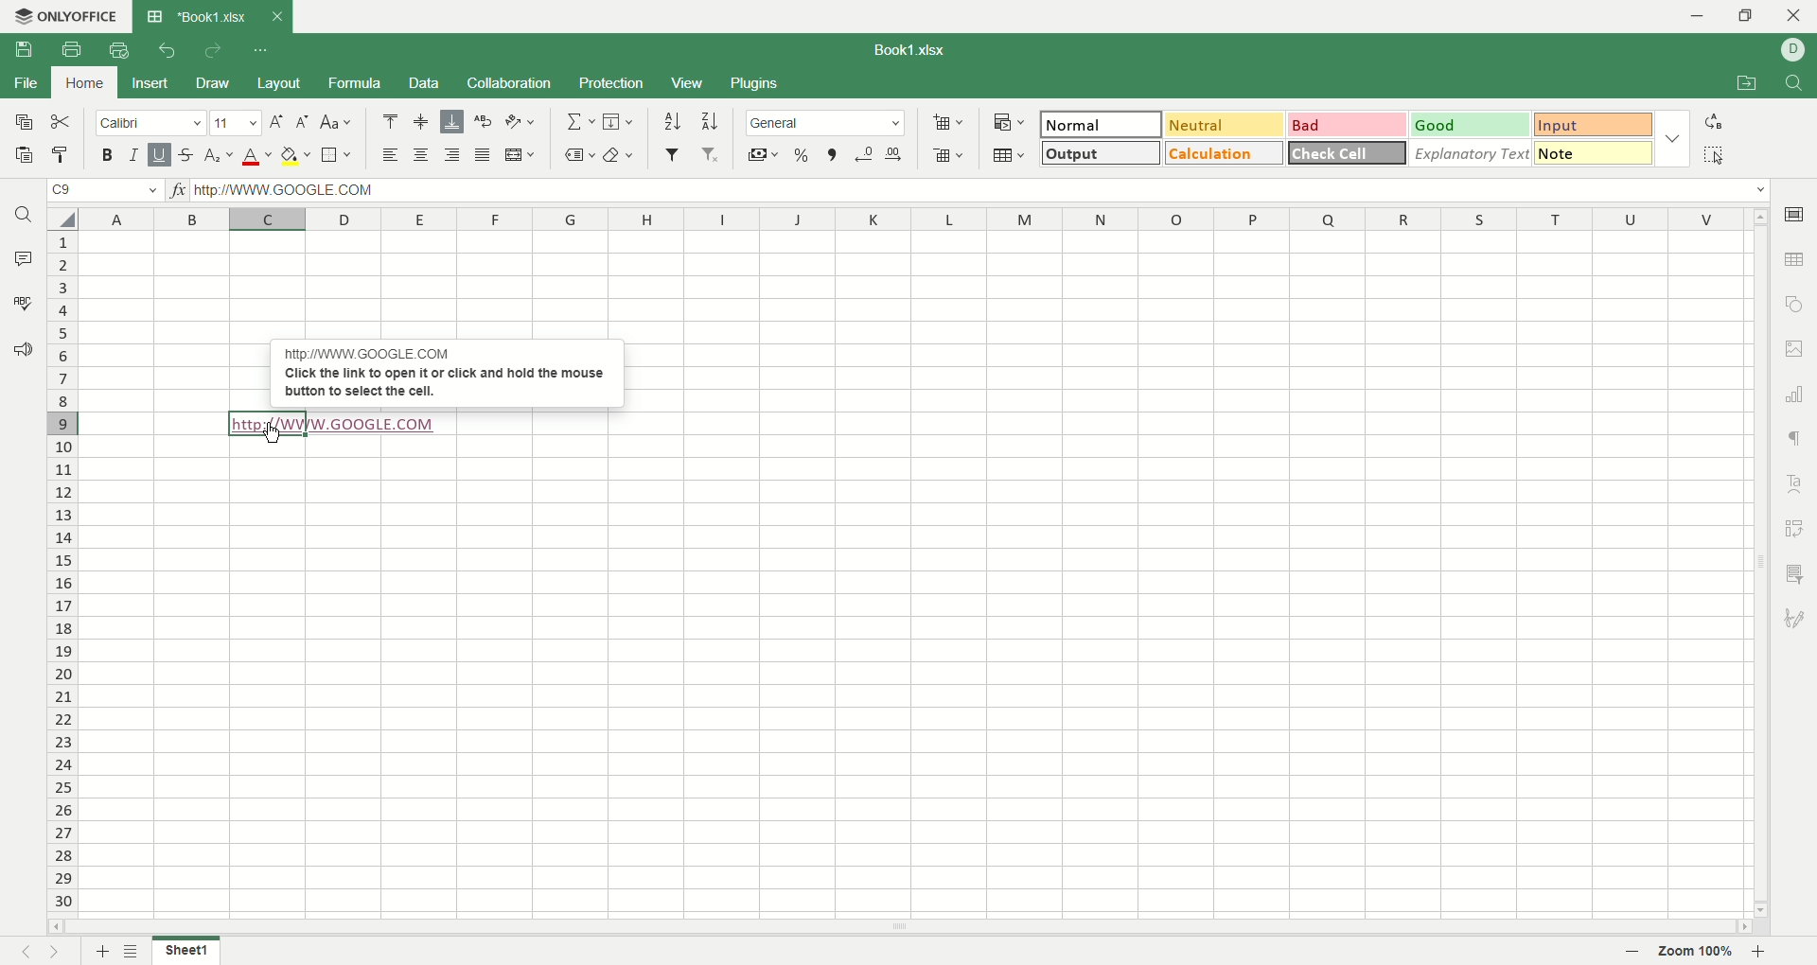 The image size is (1817, 965). I want to click on new sheet, so click(103, 950).